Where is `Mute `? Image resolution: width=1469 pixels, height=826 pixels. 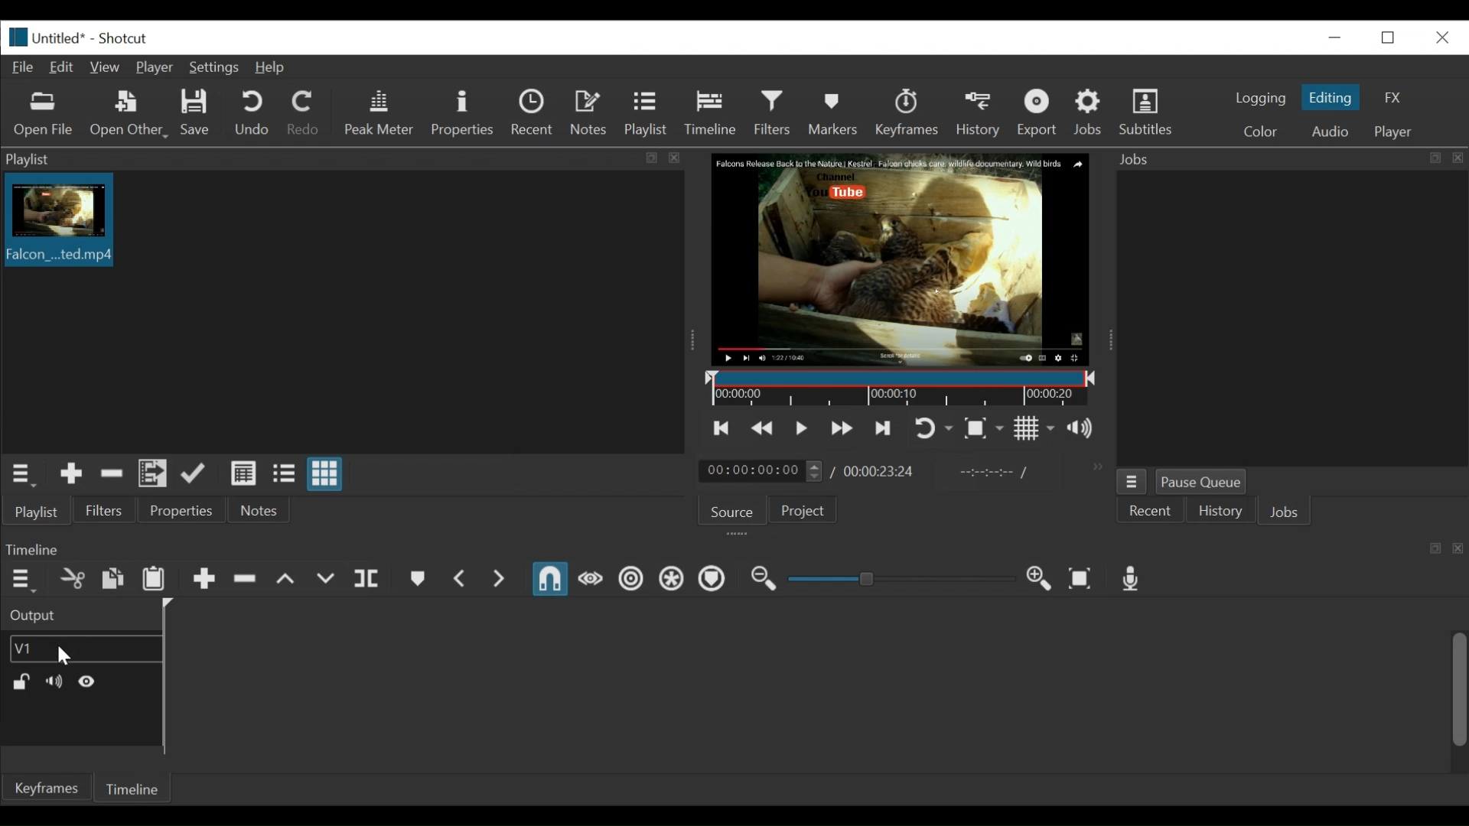 Mute  is located at coordinates (51, 681).